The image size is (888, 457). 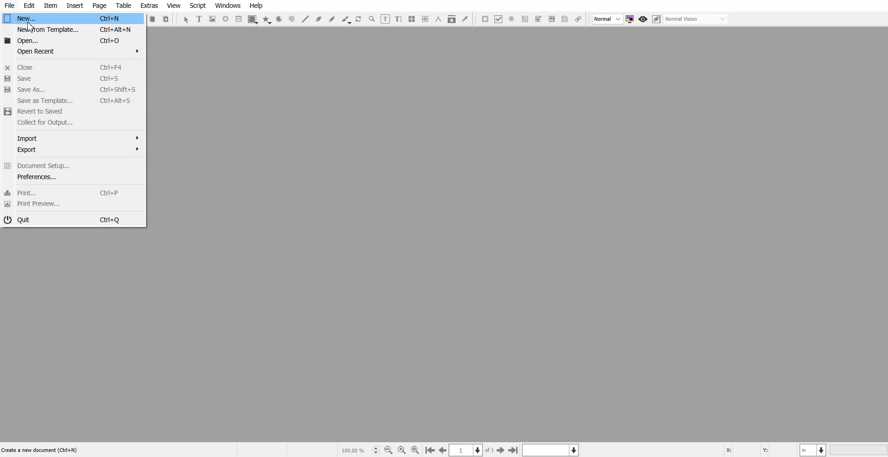 I want to click on Script, so click(x=198, y=6).